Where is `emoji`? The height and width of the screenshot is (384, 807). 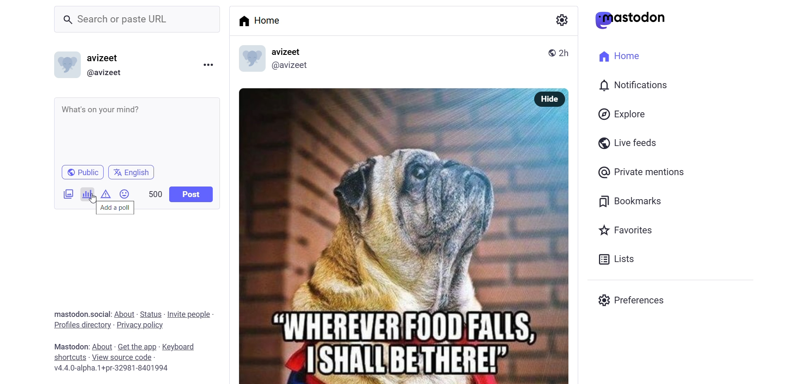
emoji is located at coordinates (124, 194).